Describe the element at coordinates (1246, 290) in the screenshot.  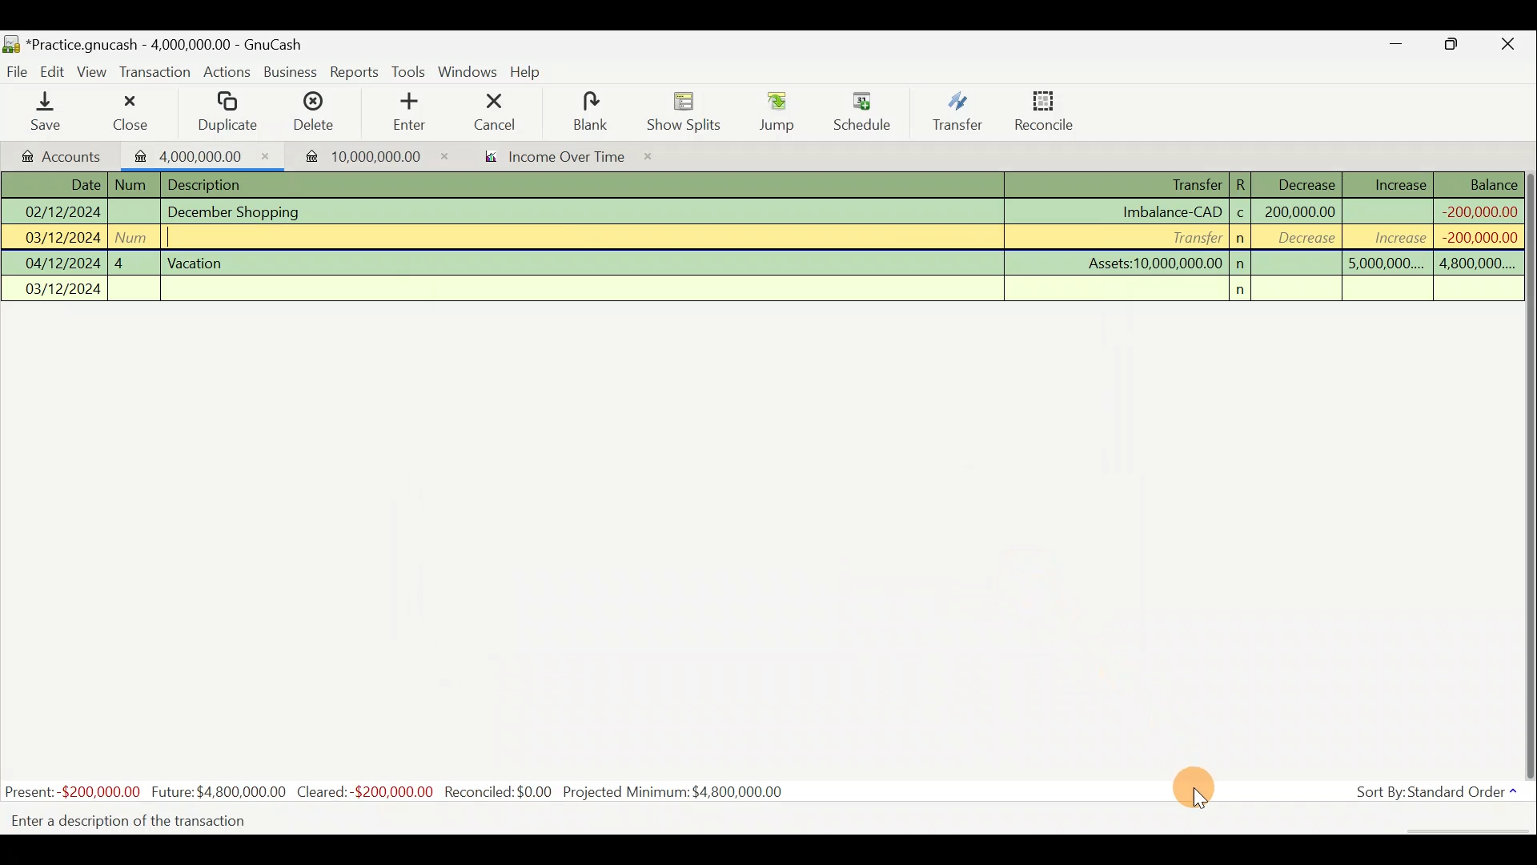
I see `n` at that location.